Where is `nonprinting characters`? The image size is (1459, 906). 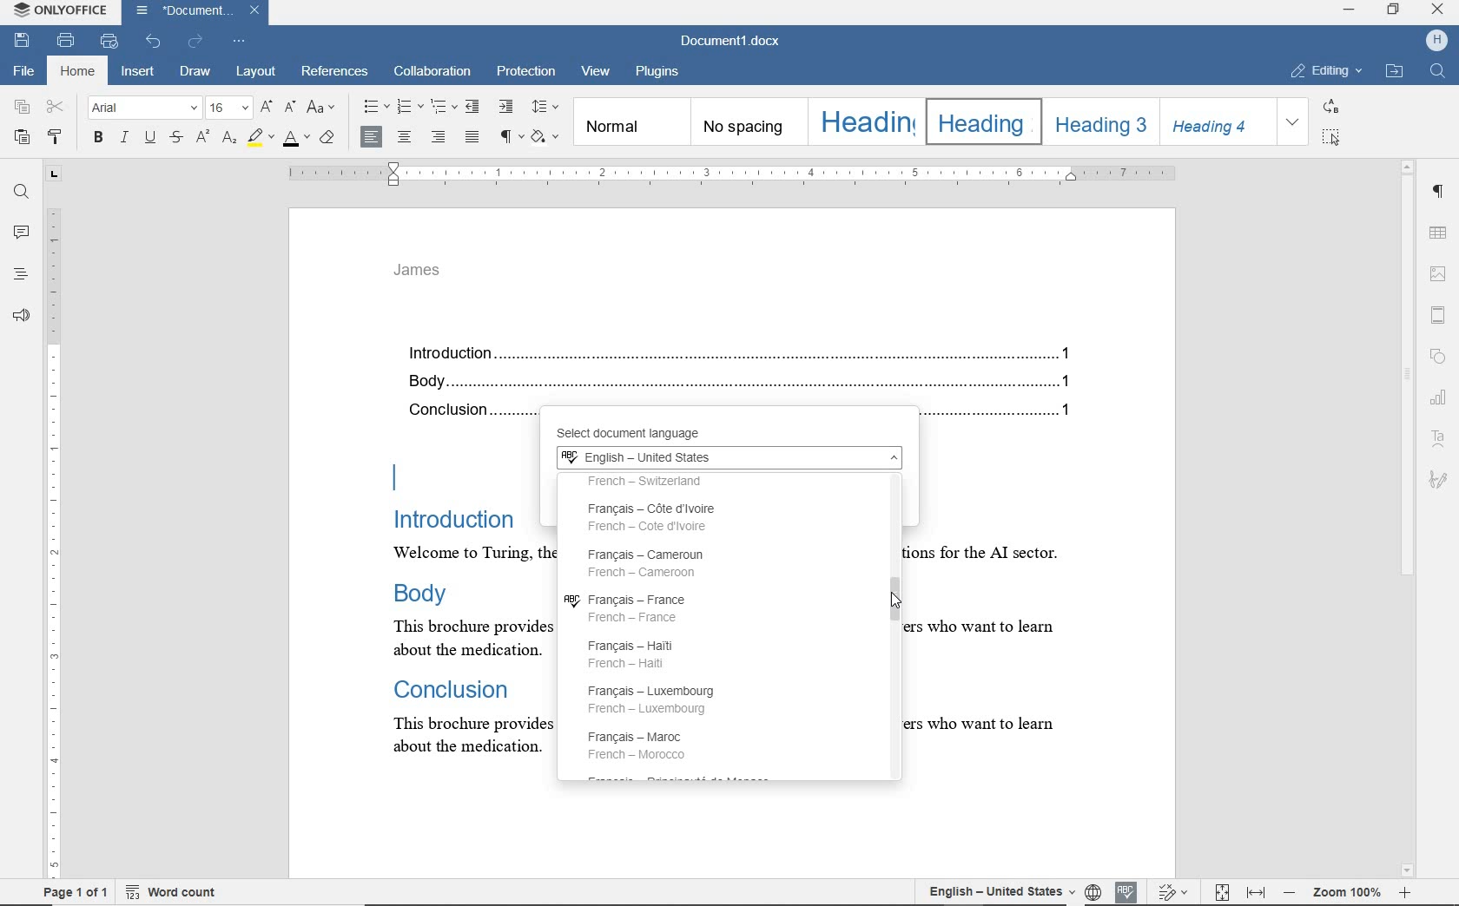
nonprinting characters is located at coordinates (510, 135).